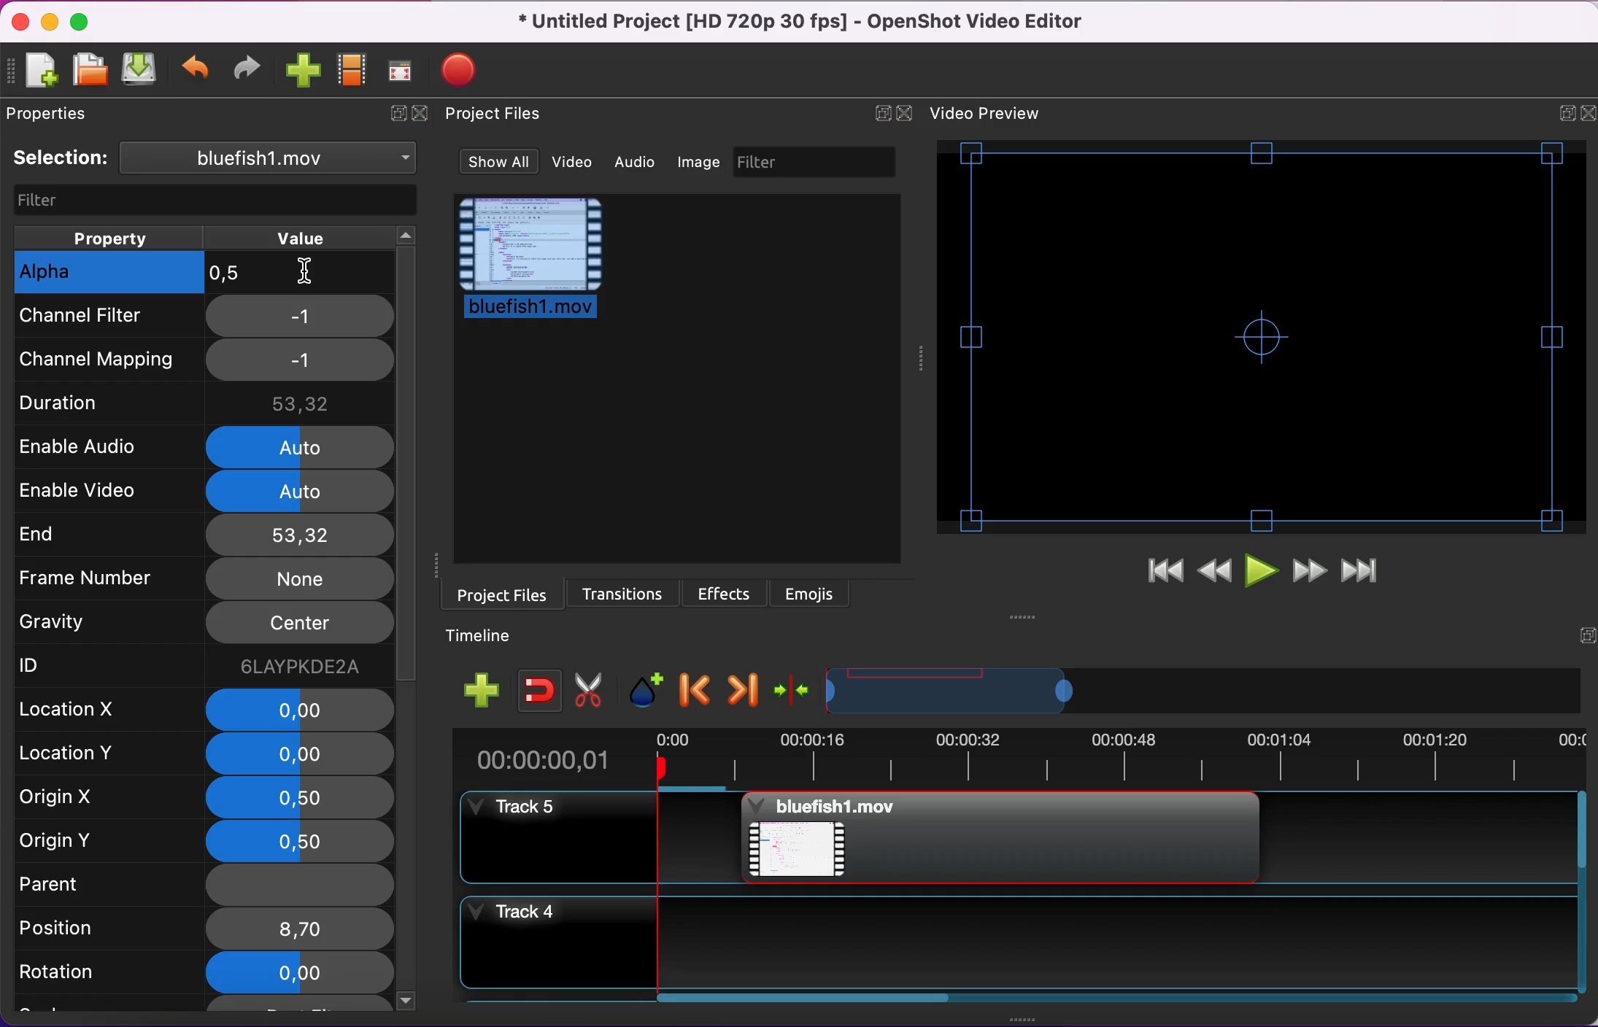  I want to click on next marker, so click(742, 691).